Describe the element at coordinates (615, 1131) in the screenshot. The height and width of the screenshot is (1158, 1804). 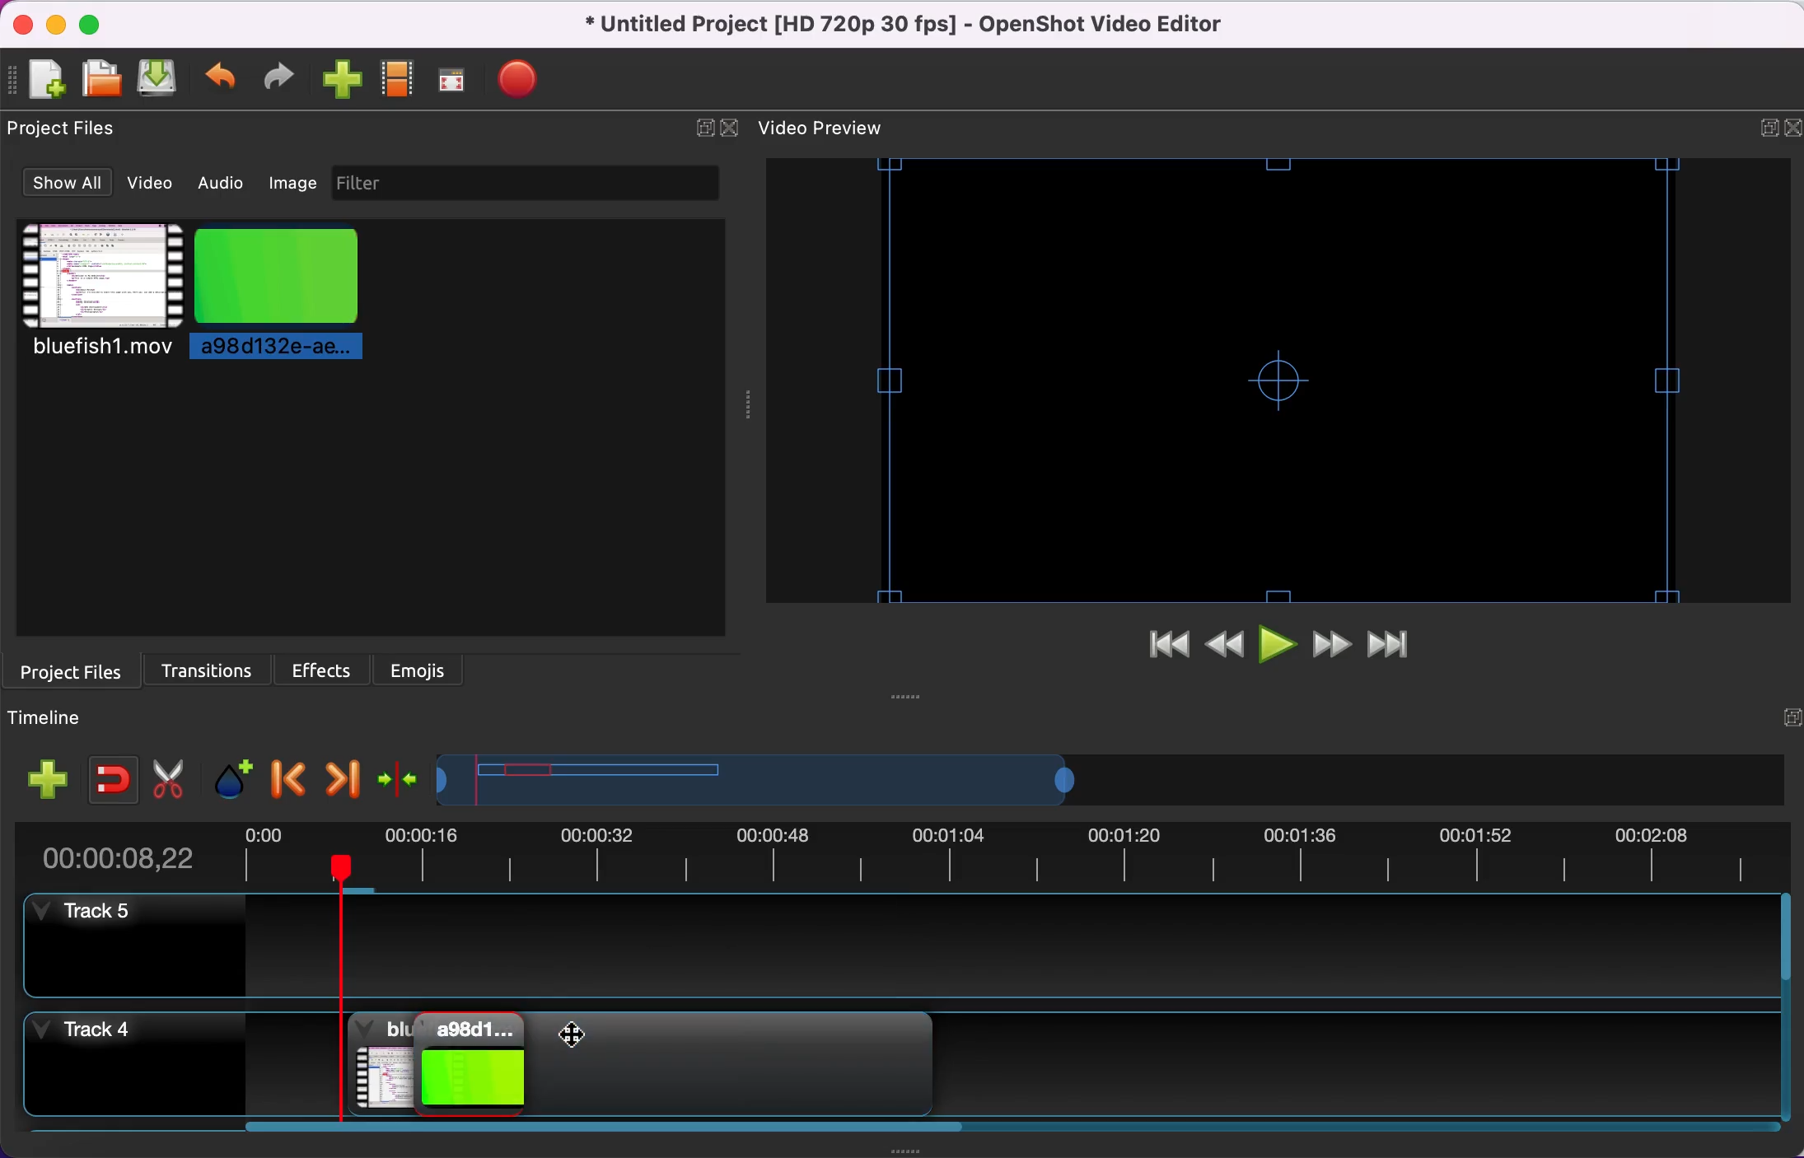
I see `scroll bar` at that location.